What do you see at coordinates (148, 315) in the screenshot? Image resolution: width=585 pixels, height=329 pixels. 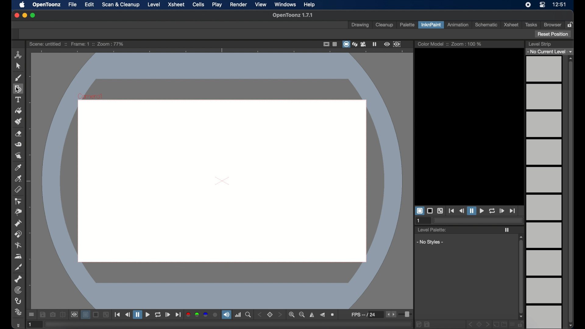 I see `play button` at bounding box center [148, 315].